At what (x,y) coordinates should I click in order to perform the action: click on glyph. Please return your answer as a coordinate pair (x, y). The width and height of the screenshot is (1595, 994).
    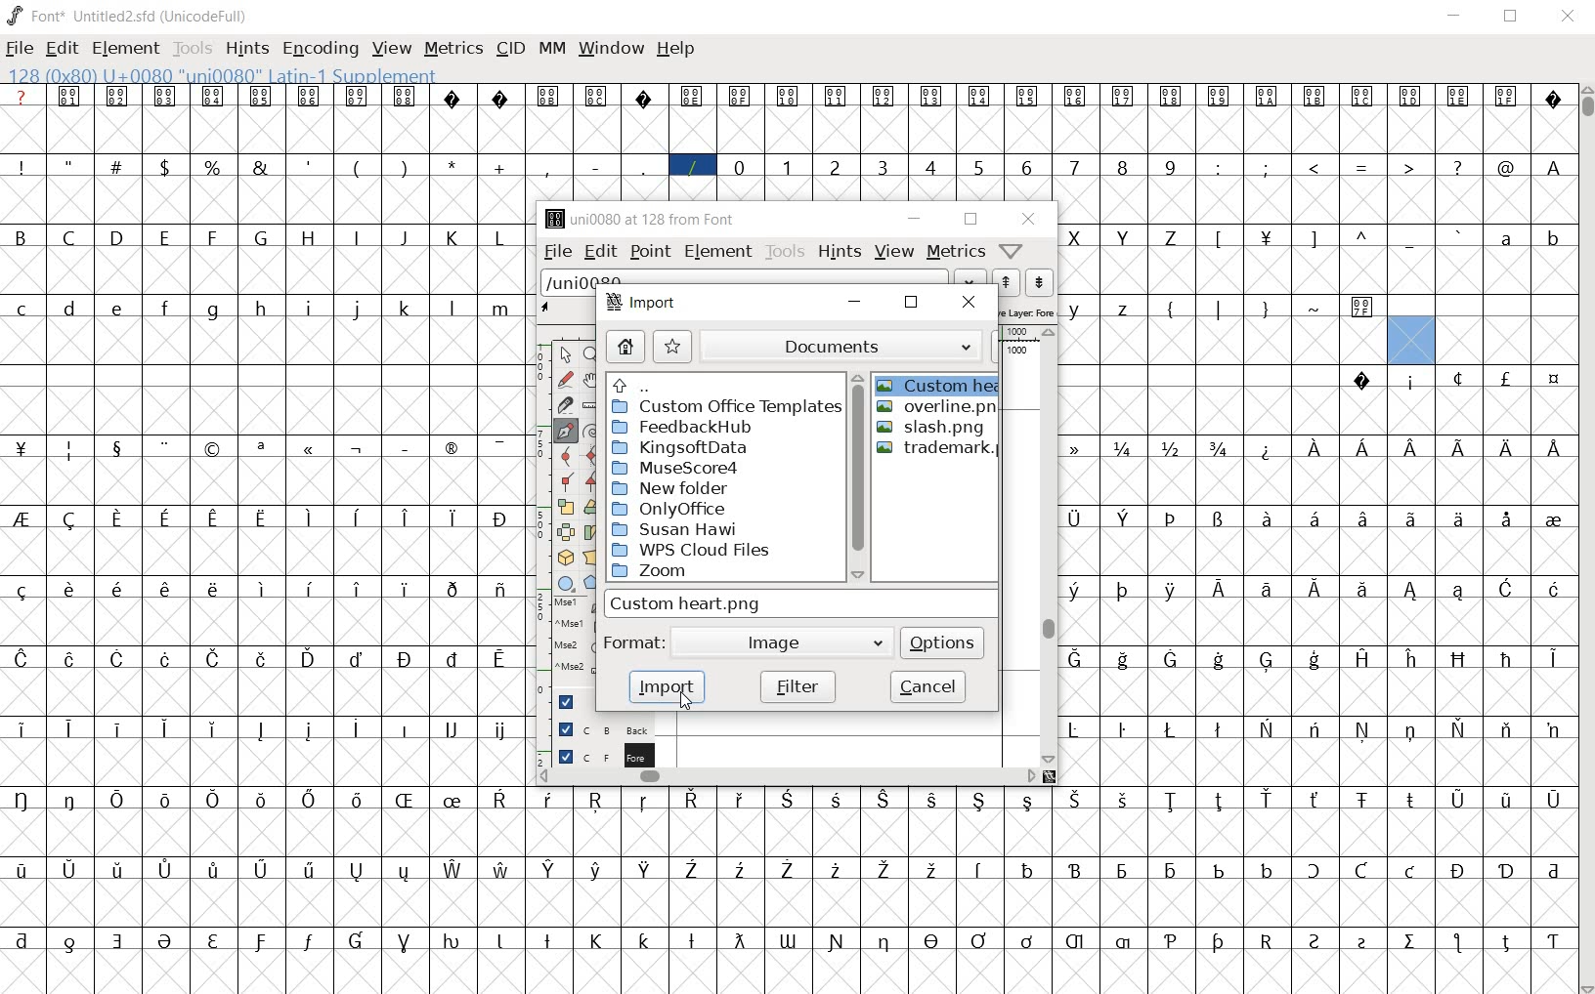
    Looking at the image, I should click on (1074, 659).